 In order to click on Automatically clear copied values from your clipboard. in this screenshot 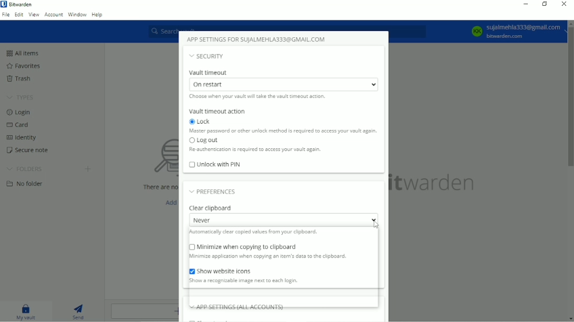, I will do `click(254, 232)`.